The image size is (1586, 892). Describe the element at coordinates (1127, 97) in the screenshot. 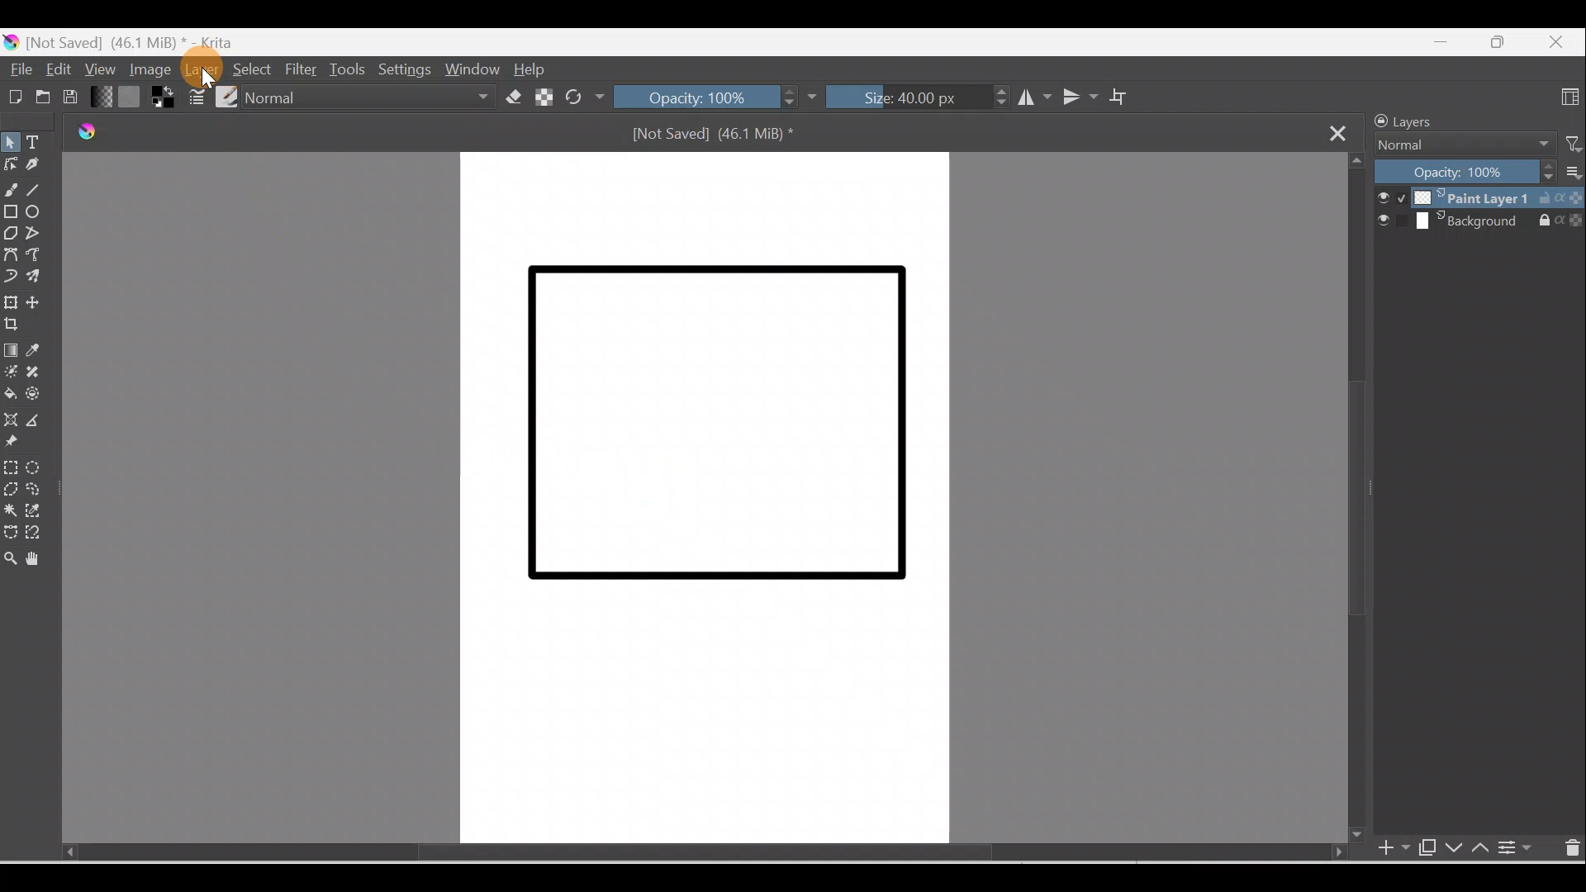

I see `Wrap around mode` at that location.